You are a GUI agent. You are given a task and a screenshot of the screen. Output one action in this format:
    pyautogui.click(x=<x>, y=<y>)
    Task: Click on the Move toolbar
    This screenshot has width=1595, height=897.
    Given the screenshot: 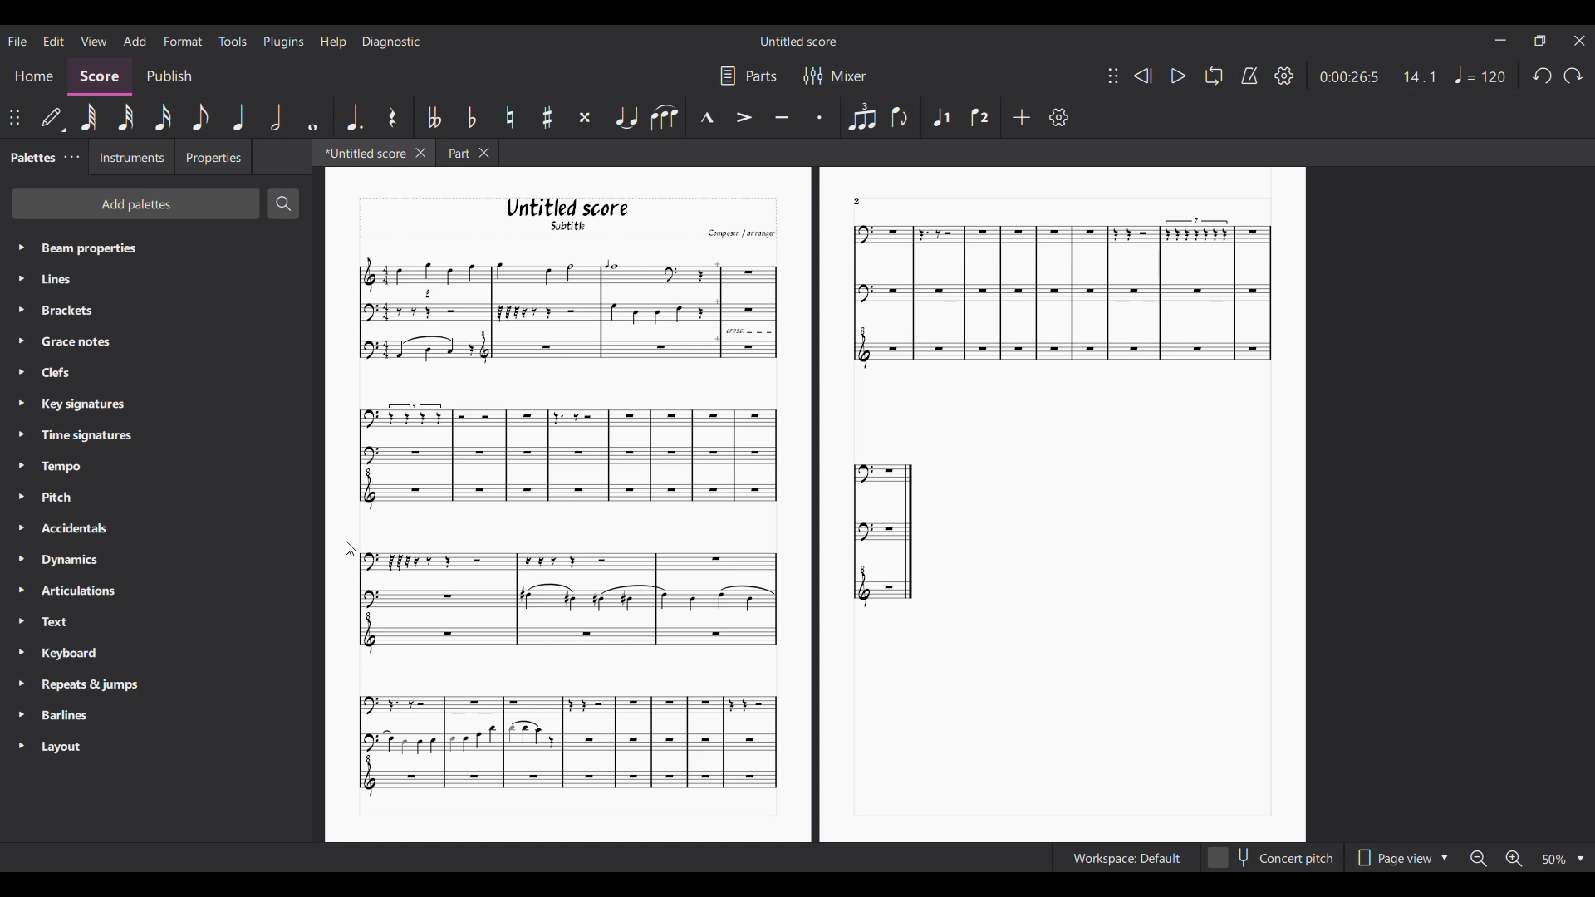 What is the action you would take?
    pyautogui.click(x=1113, y=76)
    